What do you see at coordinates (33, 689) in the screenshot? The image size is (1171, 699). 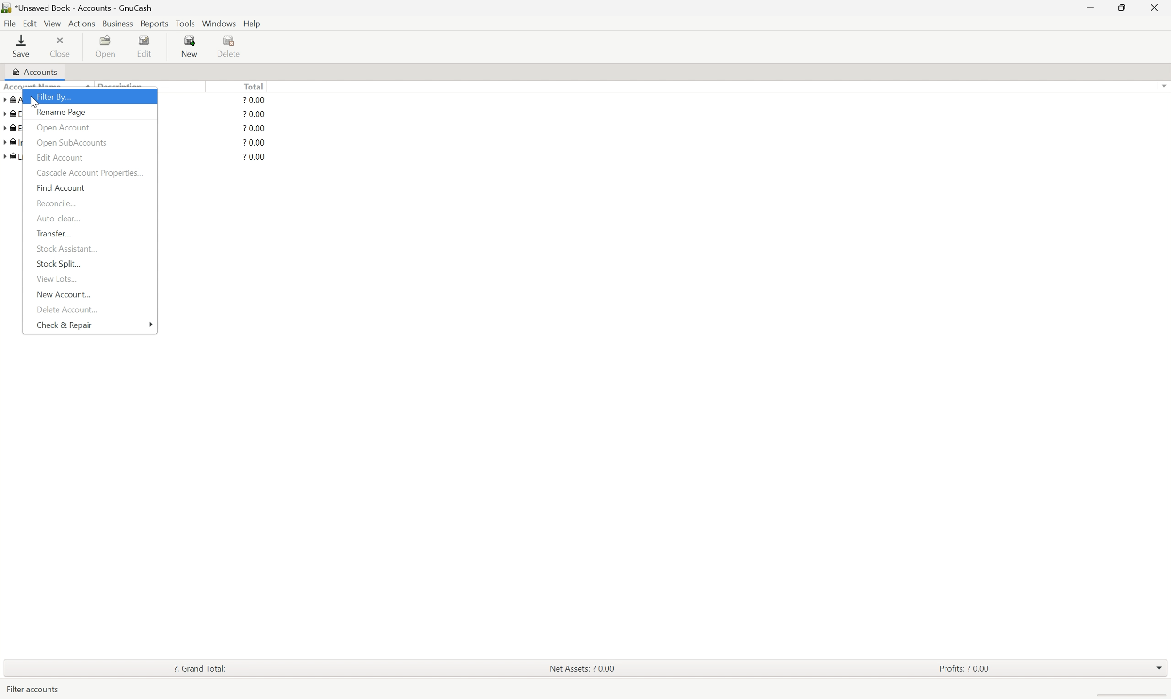 I see `Filter accounts` at bounding box center [33, 689].